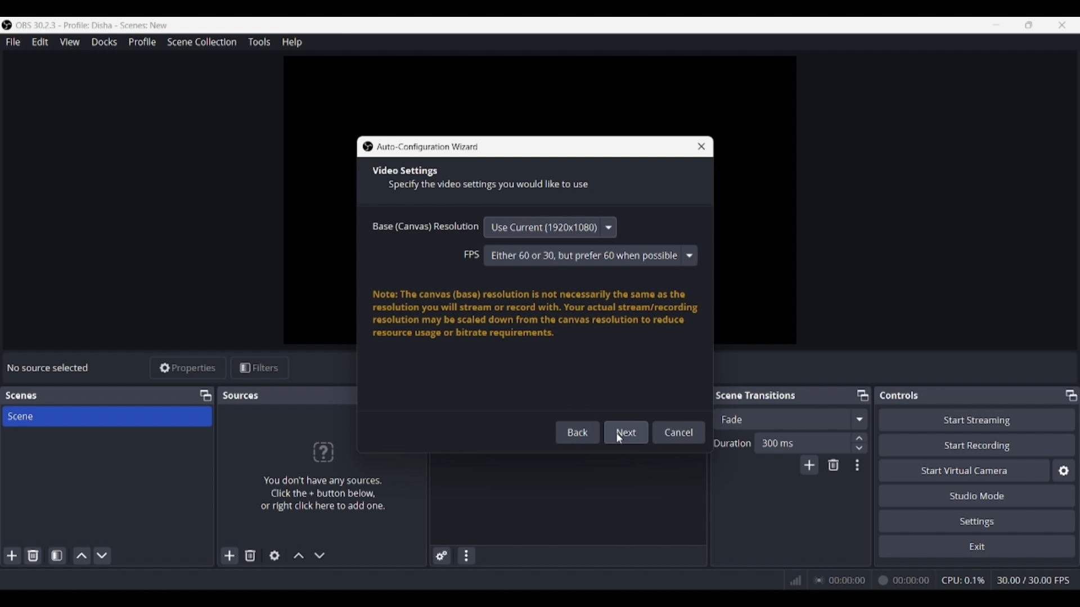 Image resolution: width=1080 pixels, height=607 pixels. Describe the element at coordinates (978, 520) in the screenshot. I see `Settings` at that location.